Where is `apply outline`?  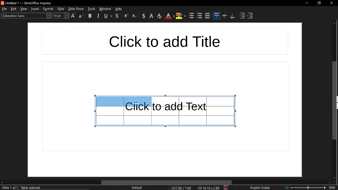
apply outline is located at coordinates (152, 16).